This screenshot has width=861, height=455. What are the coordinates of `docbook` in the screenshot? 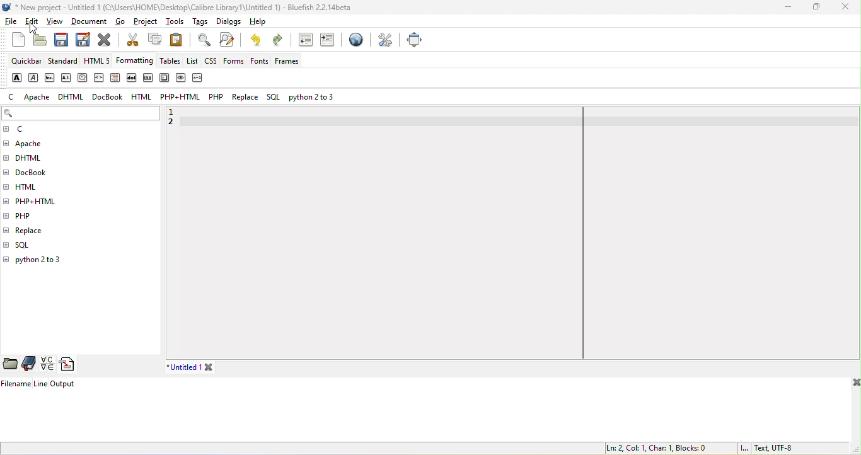 It's located at (110, 97).